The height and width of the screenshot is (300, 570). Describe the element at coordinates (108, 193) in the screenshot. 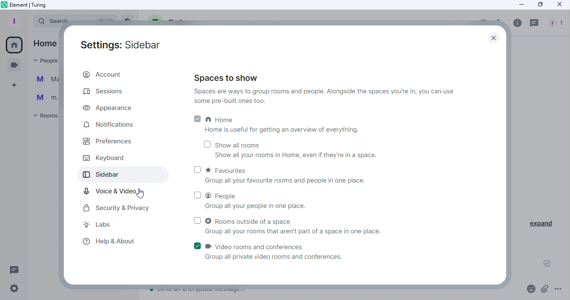

I see `Voice and Video` at that location.